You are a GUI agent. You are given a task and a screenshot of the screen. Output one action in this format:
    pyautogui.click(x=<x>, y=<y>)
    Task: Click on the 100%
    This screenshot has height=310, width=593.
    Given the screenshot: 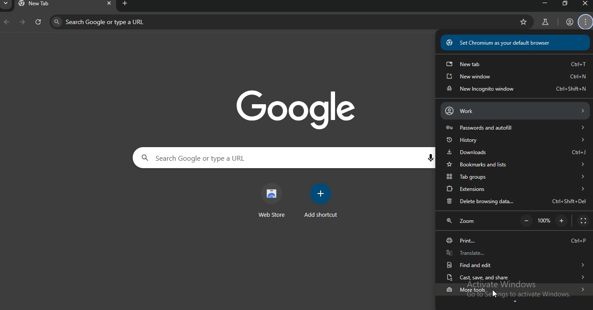 What is the action you would take?
    pyautogui.click(x=544, y=221)
    